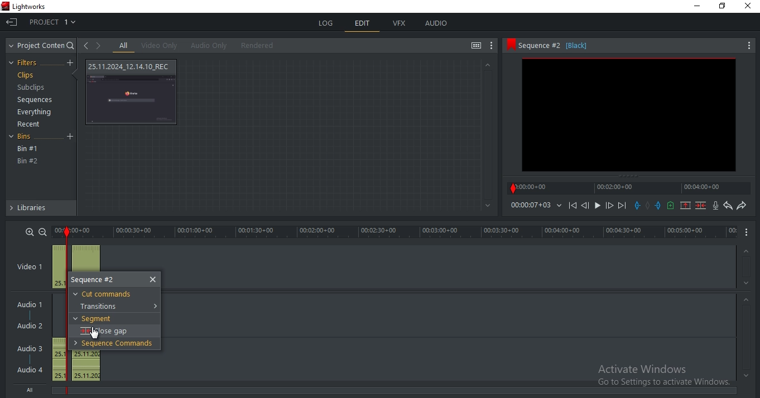 The width and height of the screenshot is (760, 398). I want to click on Bottom, so click(486, 206).